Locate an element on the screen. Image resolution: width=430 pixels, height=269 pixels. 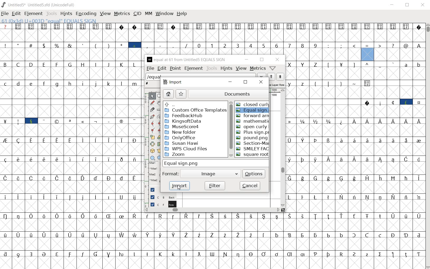
element is located at coordinates (32, 13).